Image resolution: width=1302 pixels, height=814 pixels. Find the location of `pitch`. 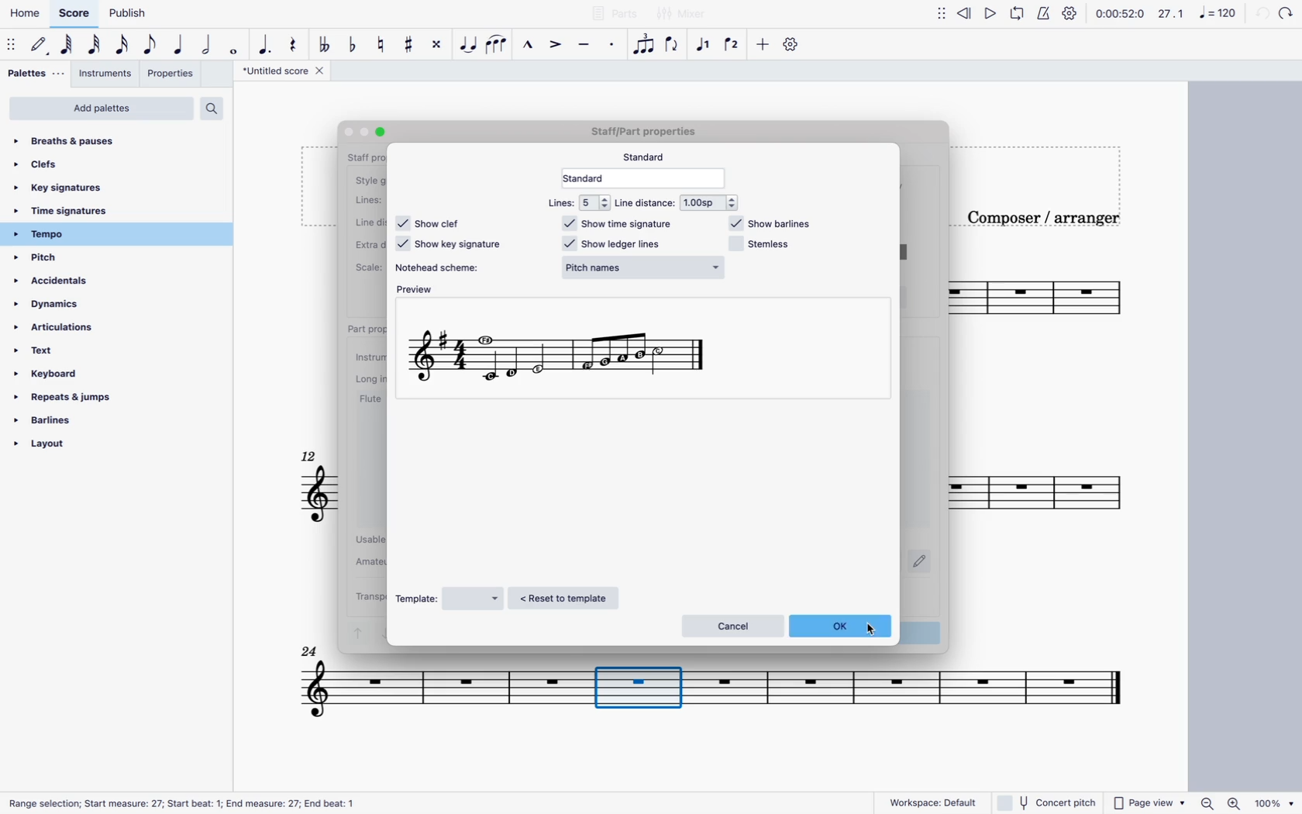

pitch is located at coordinates (60, 259).